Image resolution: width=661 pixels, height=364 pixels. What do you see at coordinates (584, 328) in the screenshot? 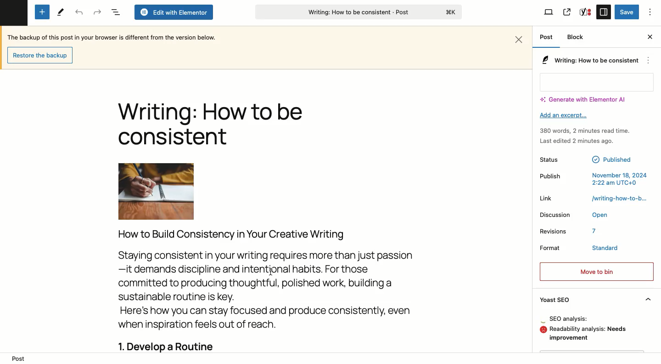
I see `Analysis` at bounding box center [584, 328].